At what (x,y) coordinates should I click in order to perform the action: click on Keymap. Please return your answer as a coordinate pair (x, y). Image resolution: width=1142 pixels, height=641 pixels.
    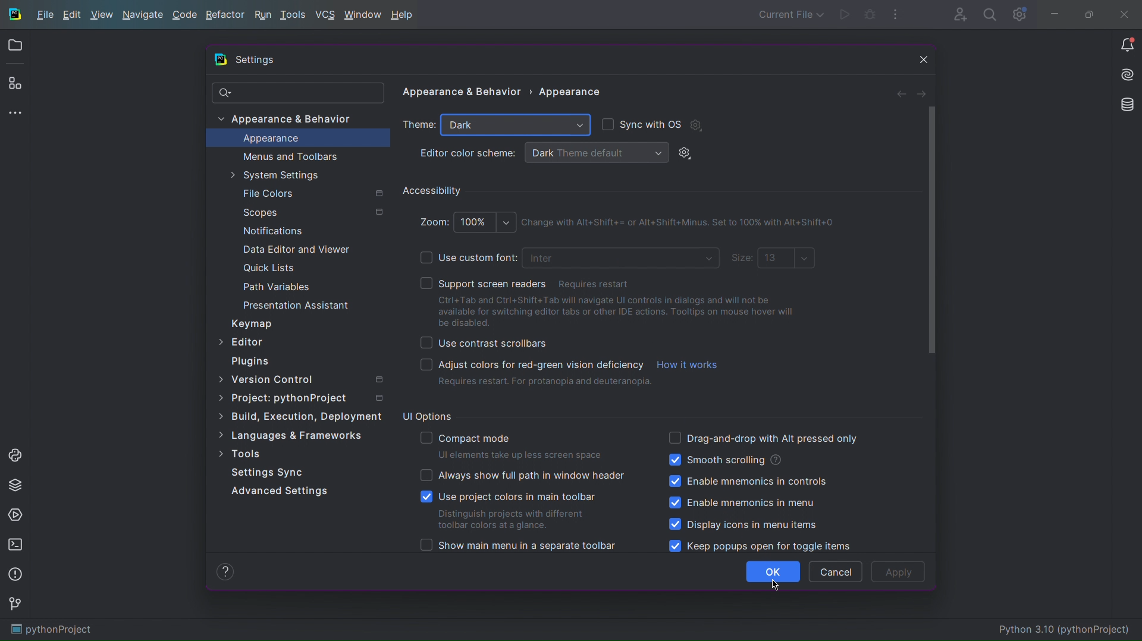
    Looking at the image, I should click on (251, 323).